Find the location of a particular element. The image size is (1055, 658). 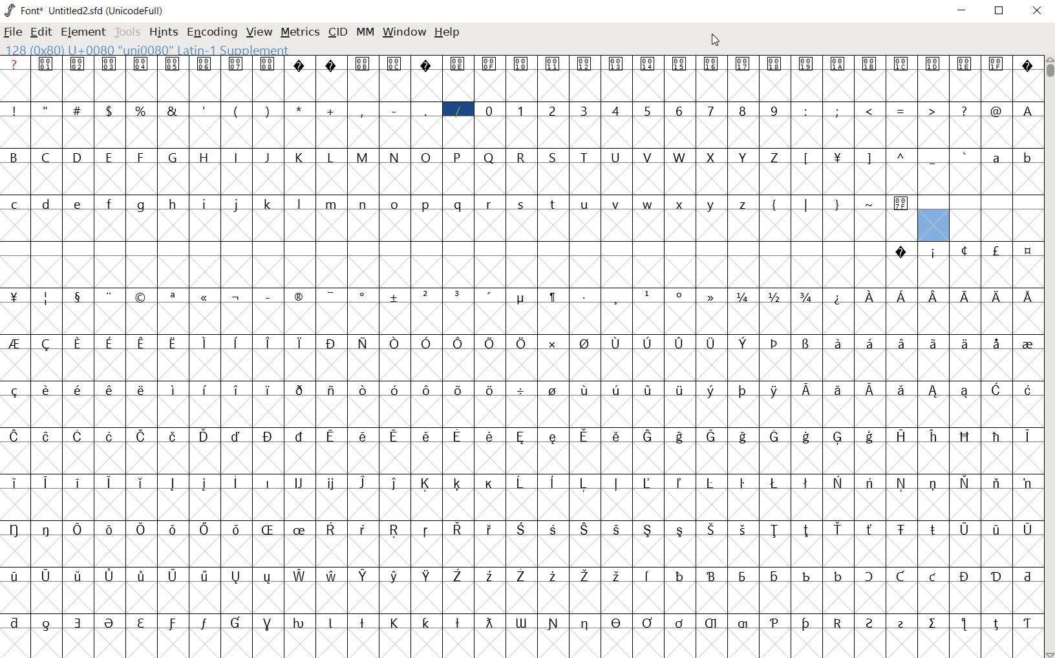

glyph is located at coordinates (901, 483).